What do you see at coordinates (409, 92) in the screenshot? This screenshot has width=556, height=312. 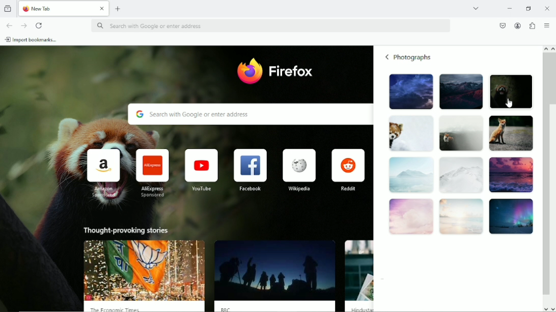 I see `Photograph` at bounding box center [409, 92].